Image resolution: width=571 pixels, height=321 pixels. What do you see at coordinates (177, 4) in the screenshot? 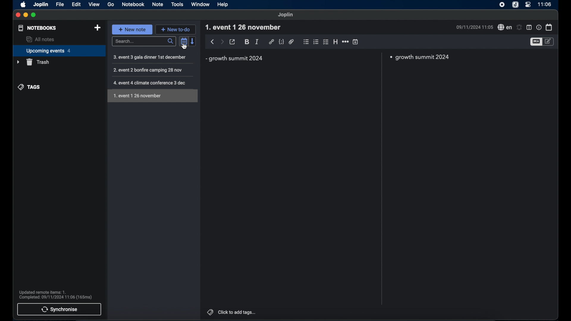
I see `tools` at bounding box center [177, 4].